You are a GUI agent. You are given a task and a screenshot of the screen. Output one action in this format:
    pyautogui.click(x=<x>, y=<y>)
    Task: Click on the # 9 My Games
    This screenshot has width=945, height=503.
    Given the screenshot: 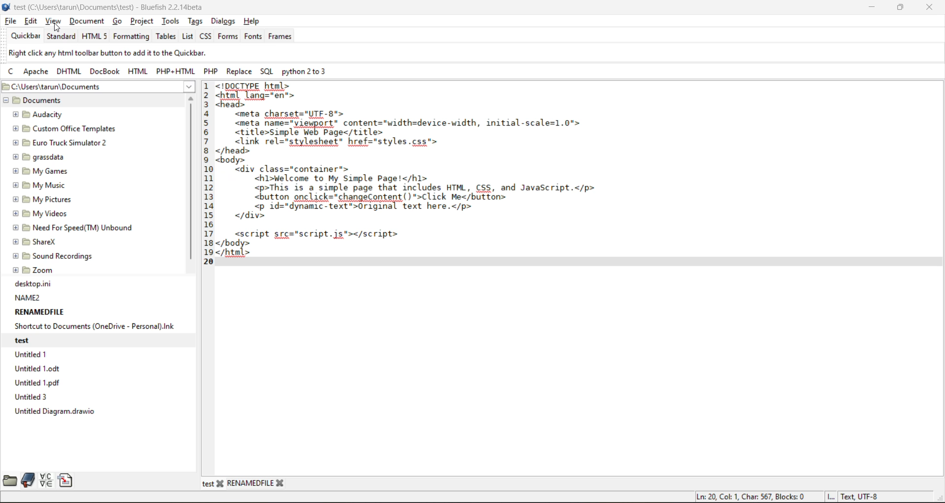 What is the action you would take?
    pyautogui.click(x=40, y=171)
    